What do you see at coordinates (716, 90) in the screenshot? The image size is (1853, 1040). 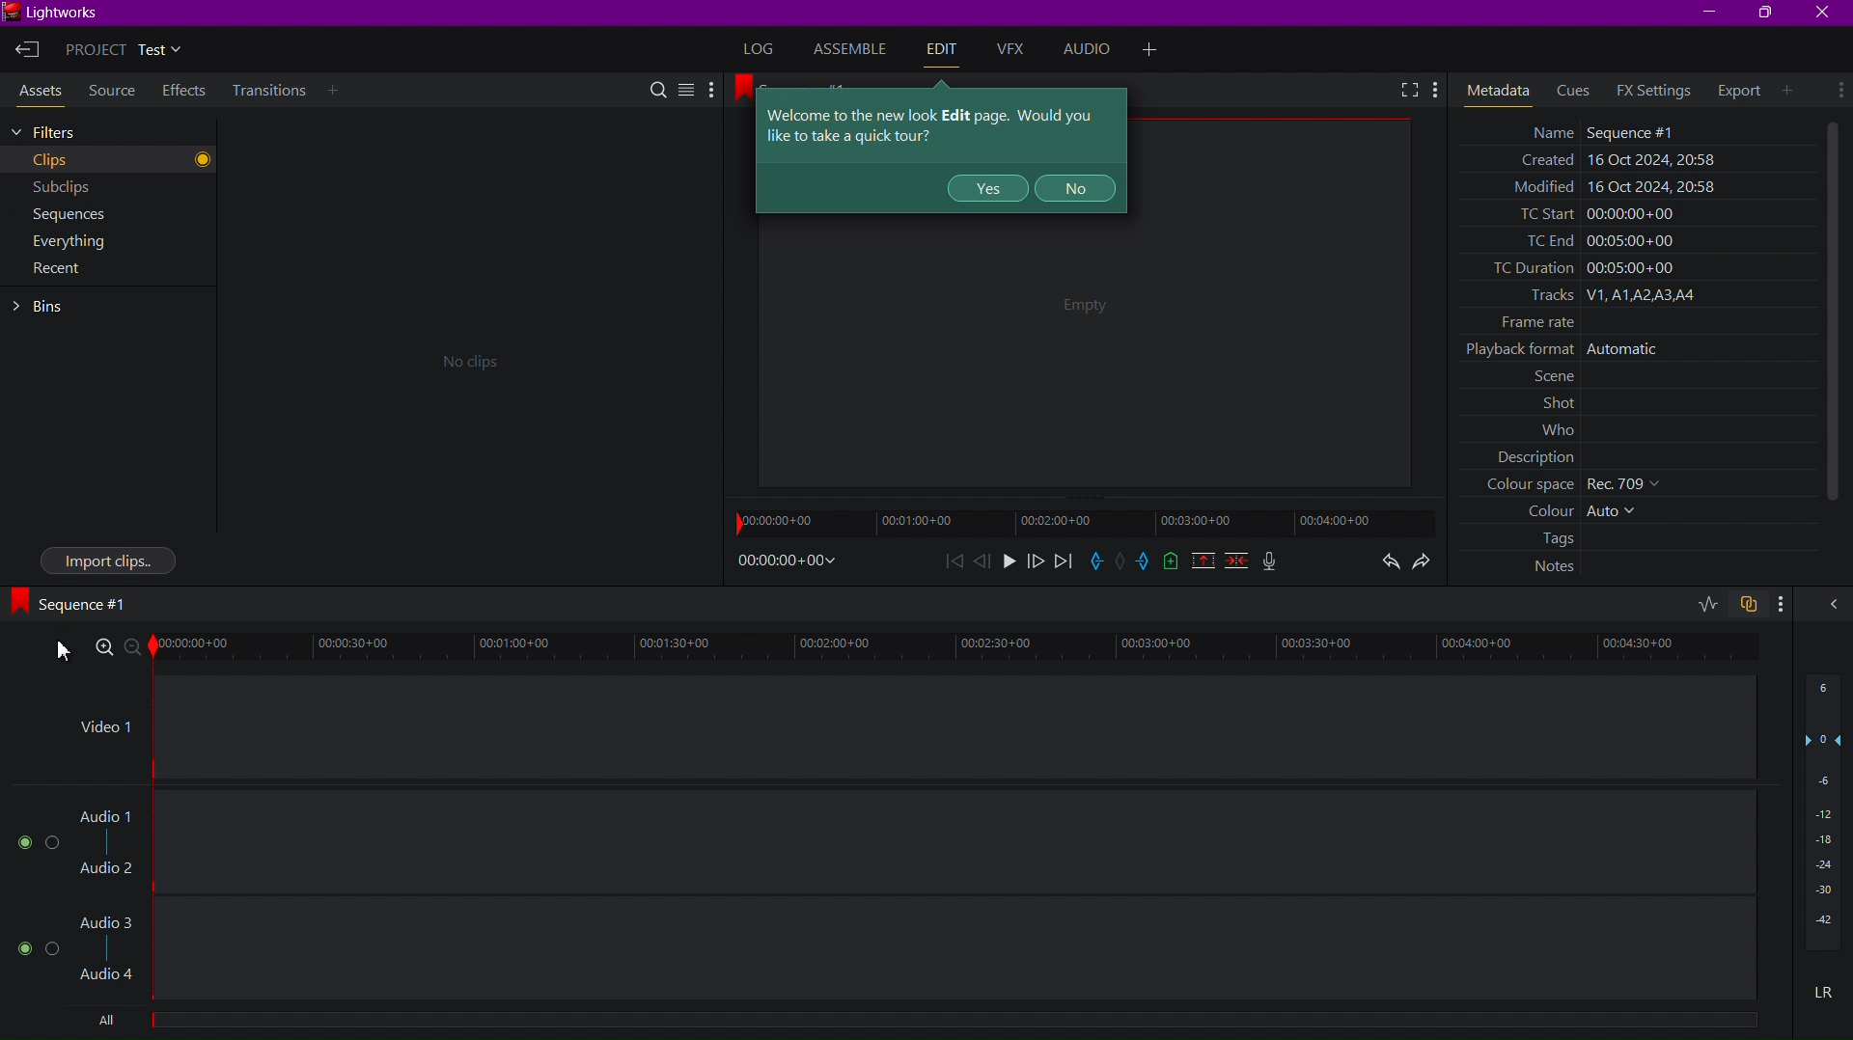 I see `More` at bounding box center [716, 90].